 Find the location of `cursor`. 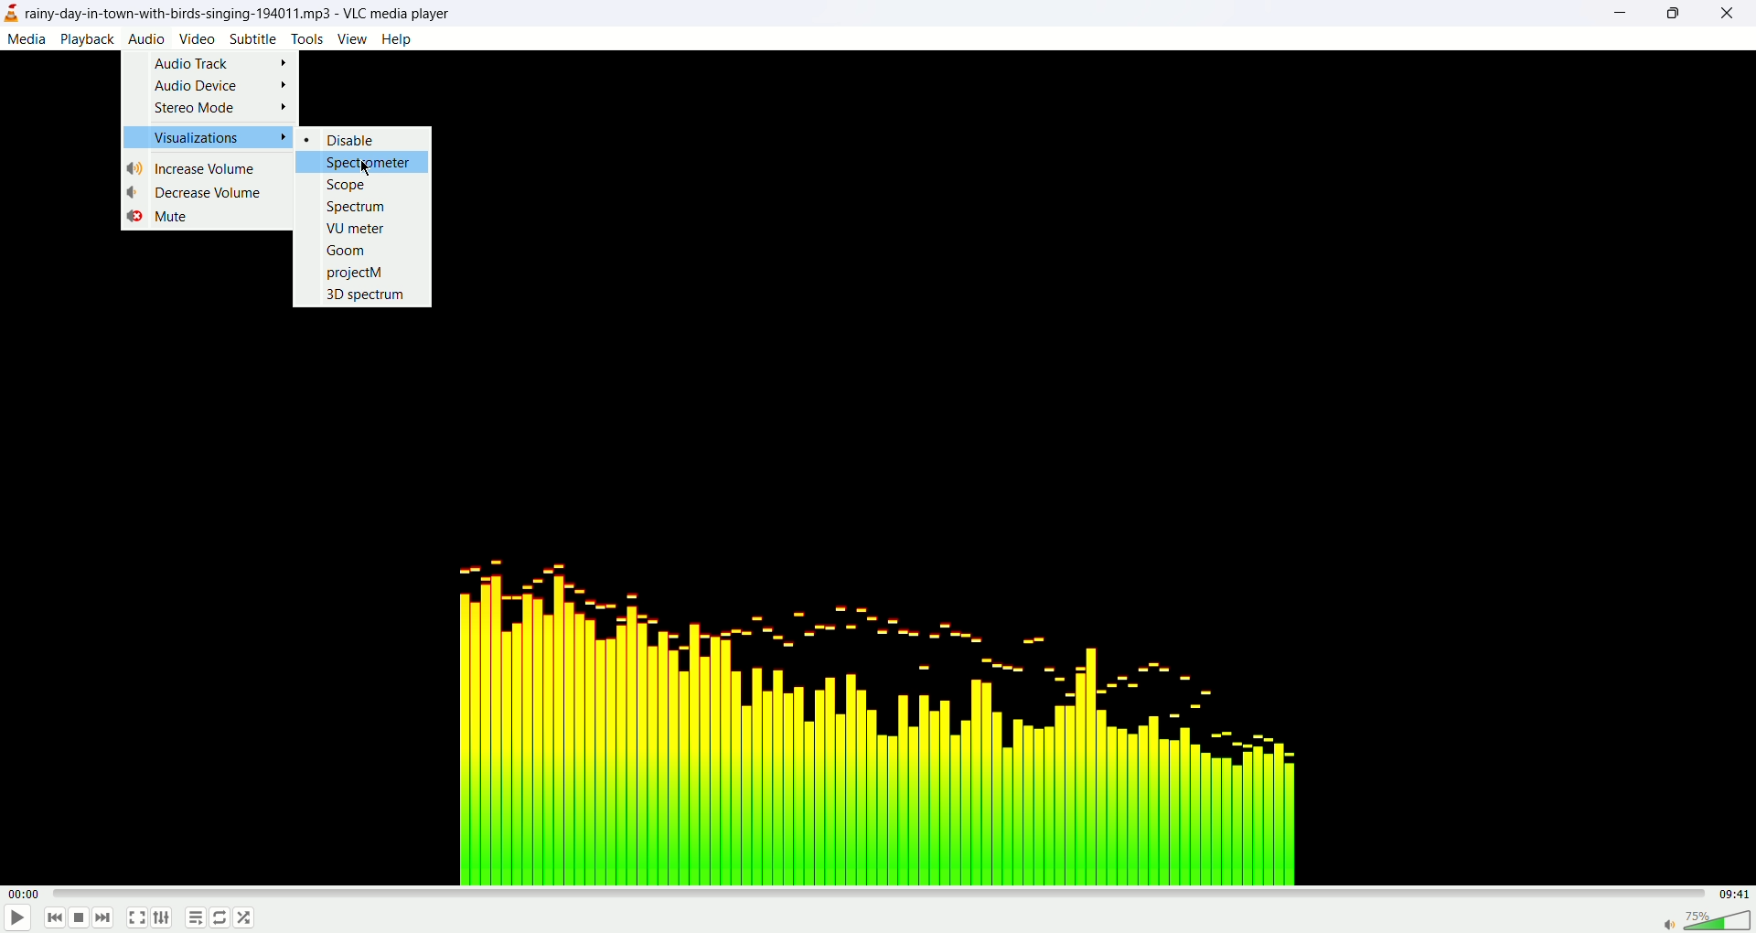

cursor is located at coordinates (371, 170).